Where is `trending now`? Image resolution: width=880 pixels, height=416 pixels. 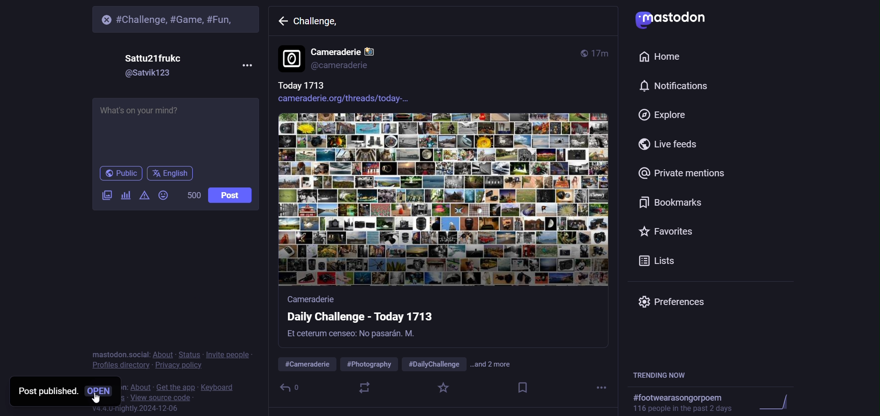 trending now is located at coordinates (664, 374).